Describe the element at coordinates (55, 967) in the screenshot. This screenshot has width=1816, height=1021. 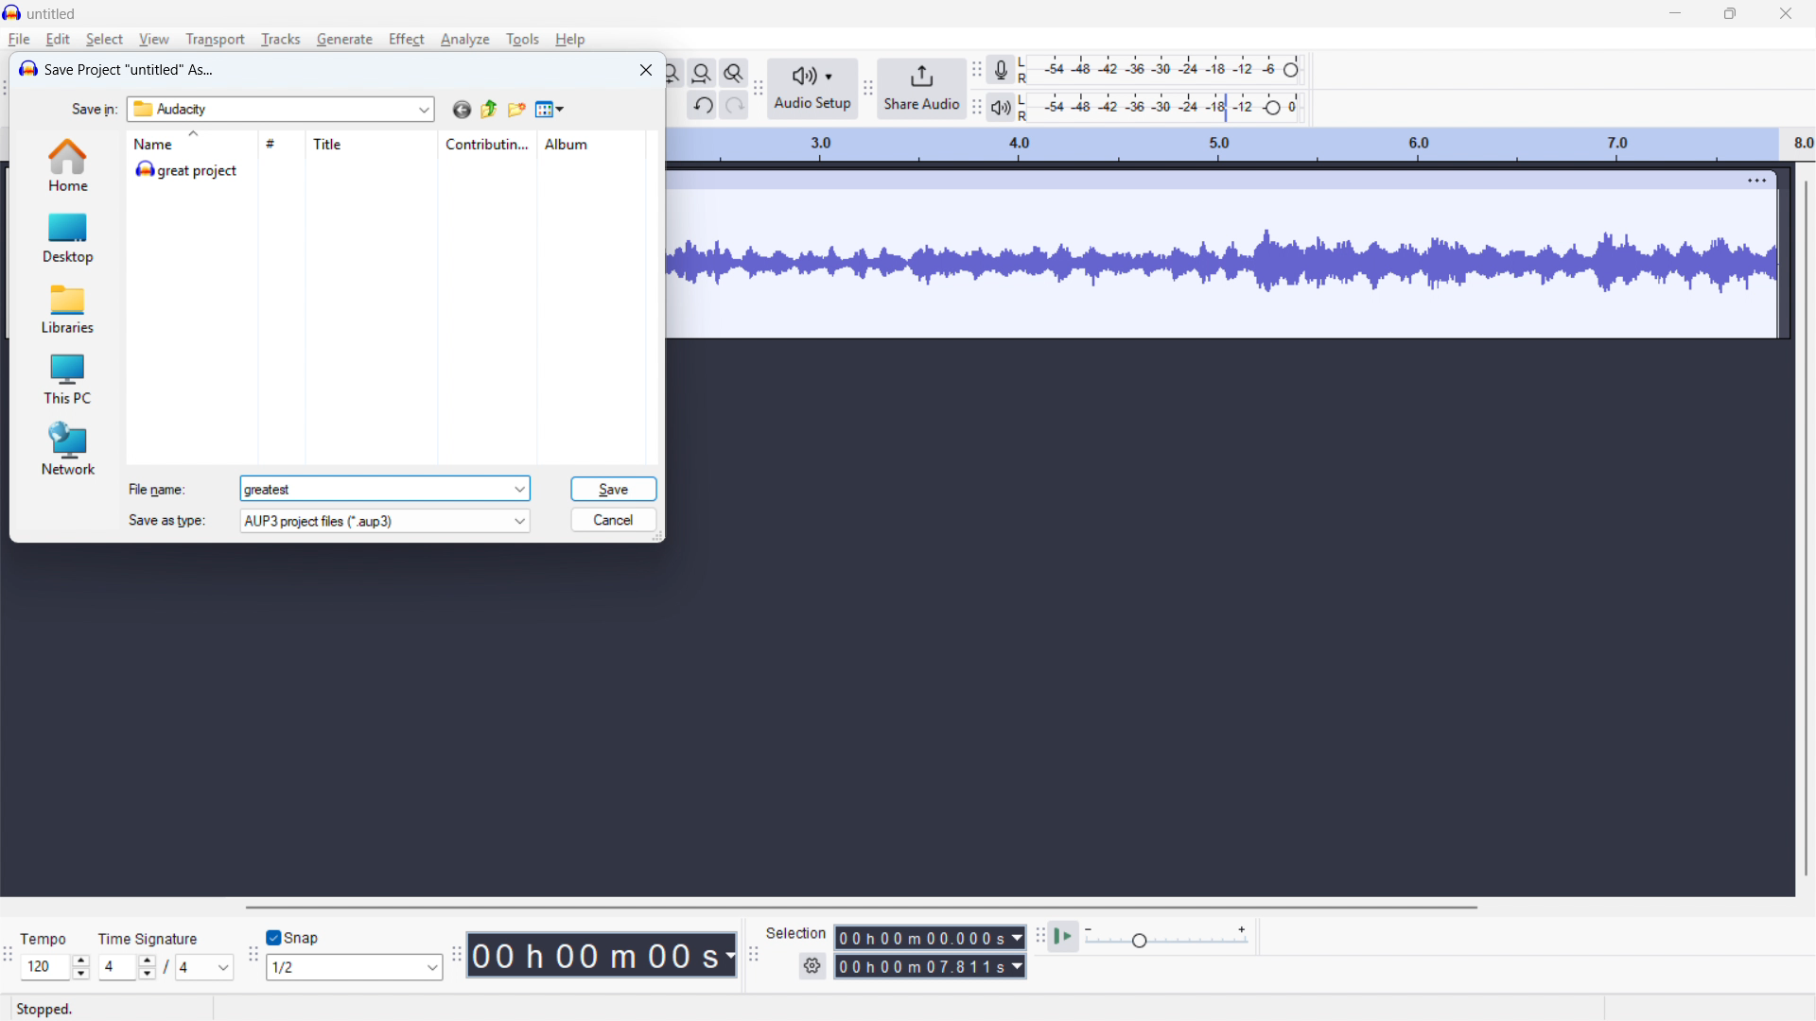
I see `set tempo` at that location.